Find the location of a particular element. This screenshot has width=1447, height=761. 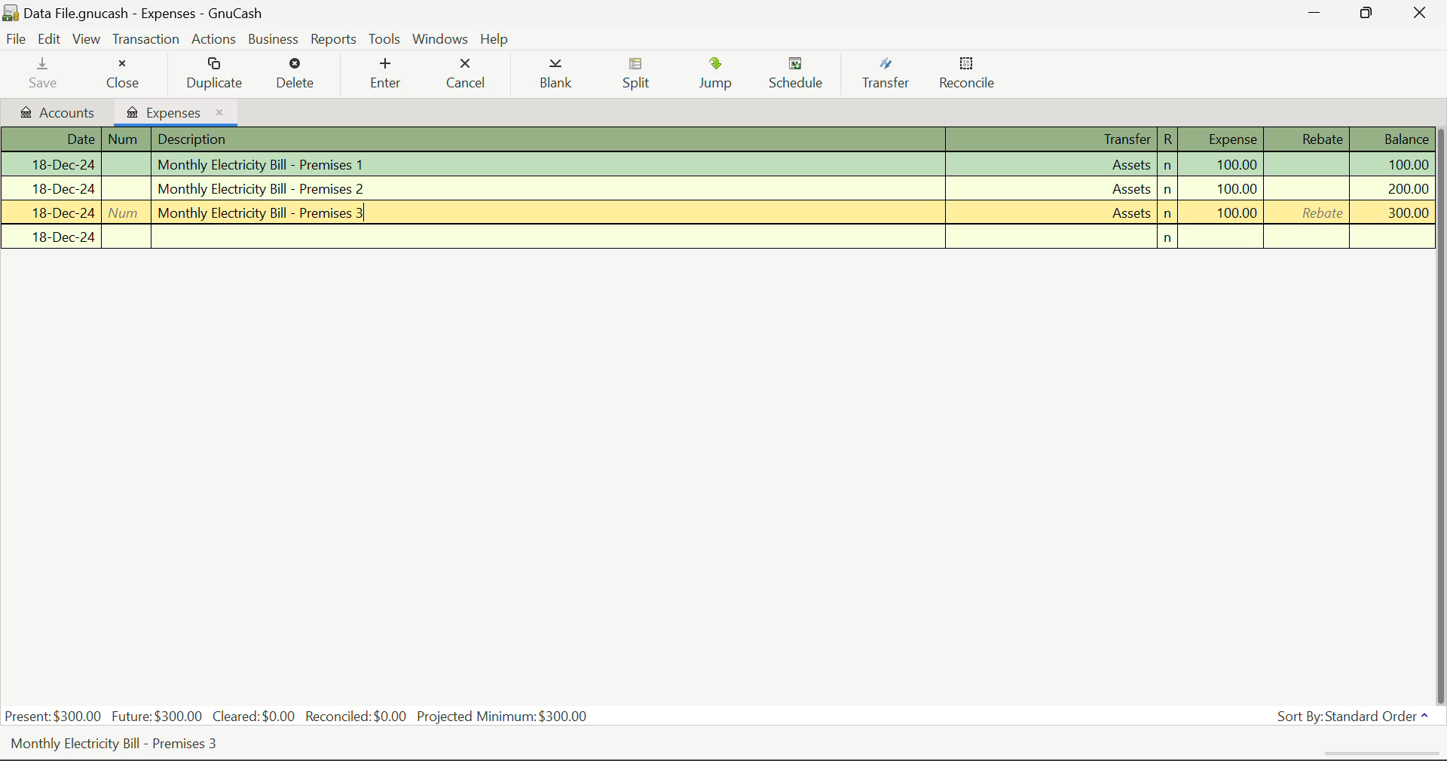

Cancel is located at coordinates (470, 75).